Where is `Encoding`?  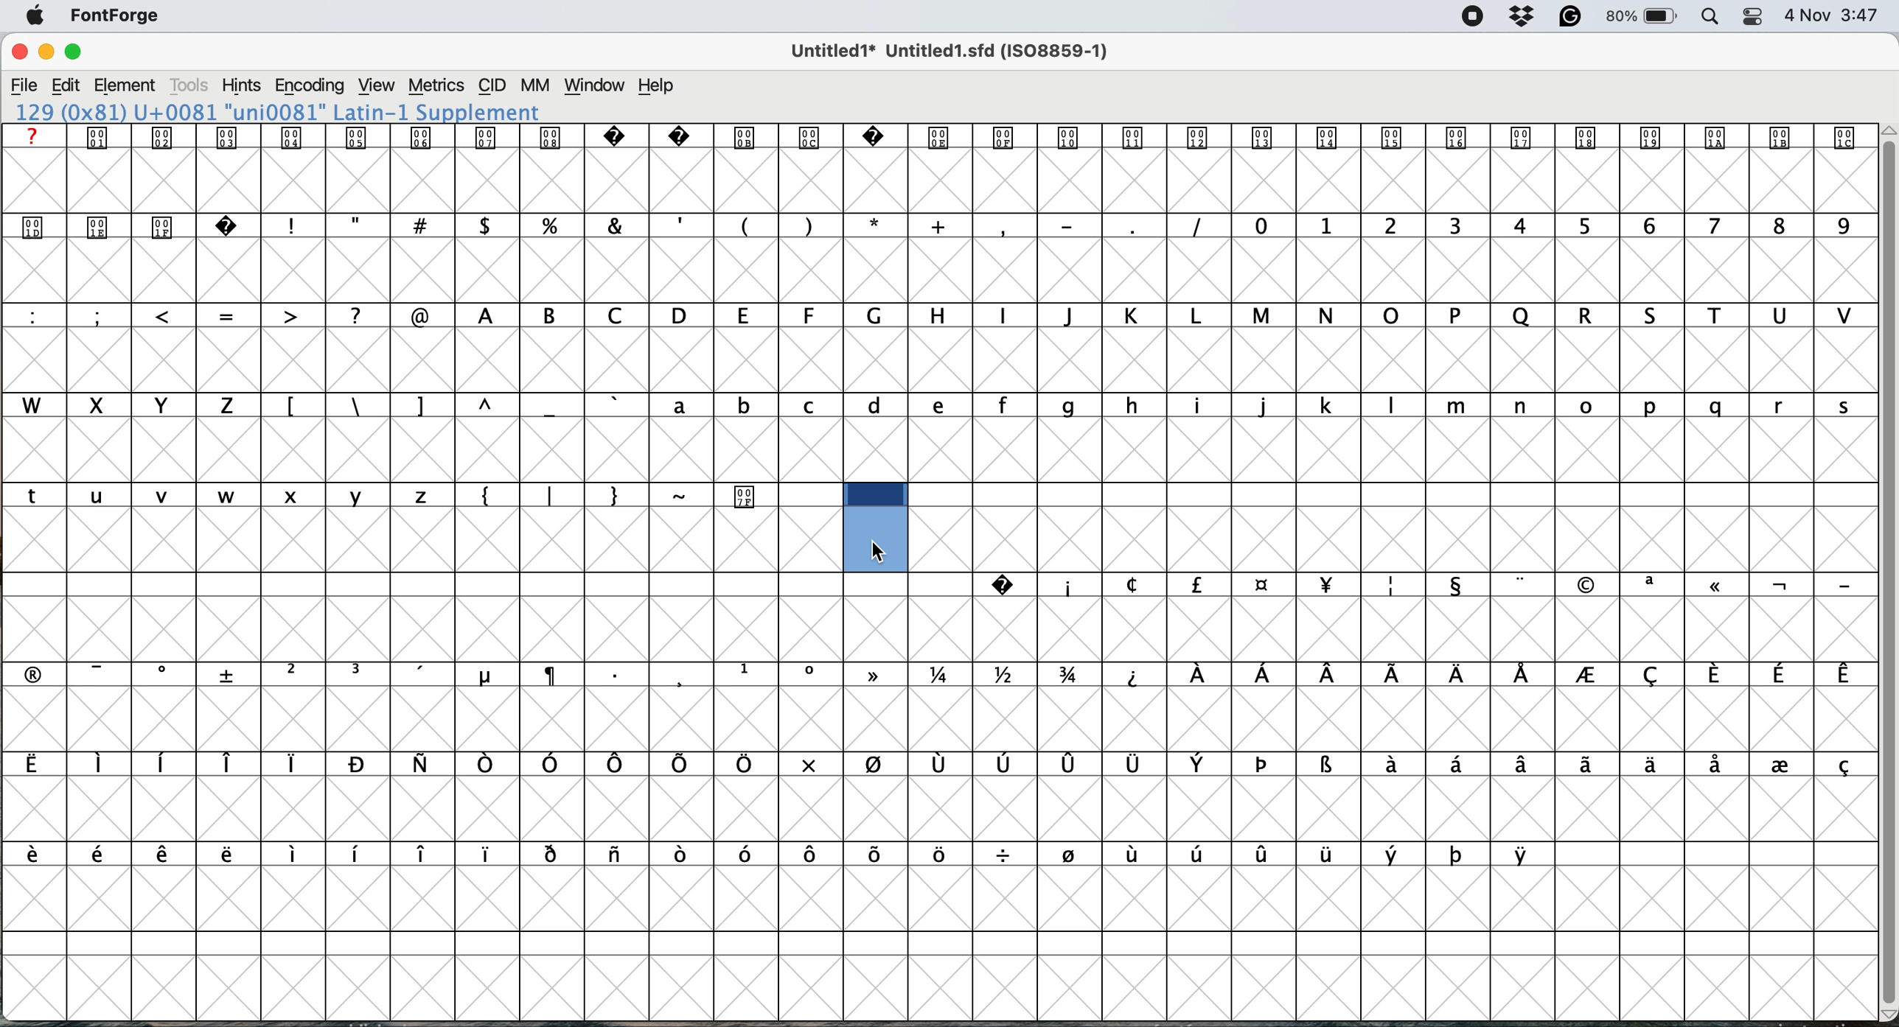
Encoding is located at coordinates (313, 85).